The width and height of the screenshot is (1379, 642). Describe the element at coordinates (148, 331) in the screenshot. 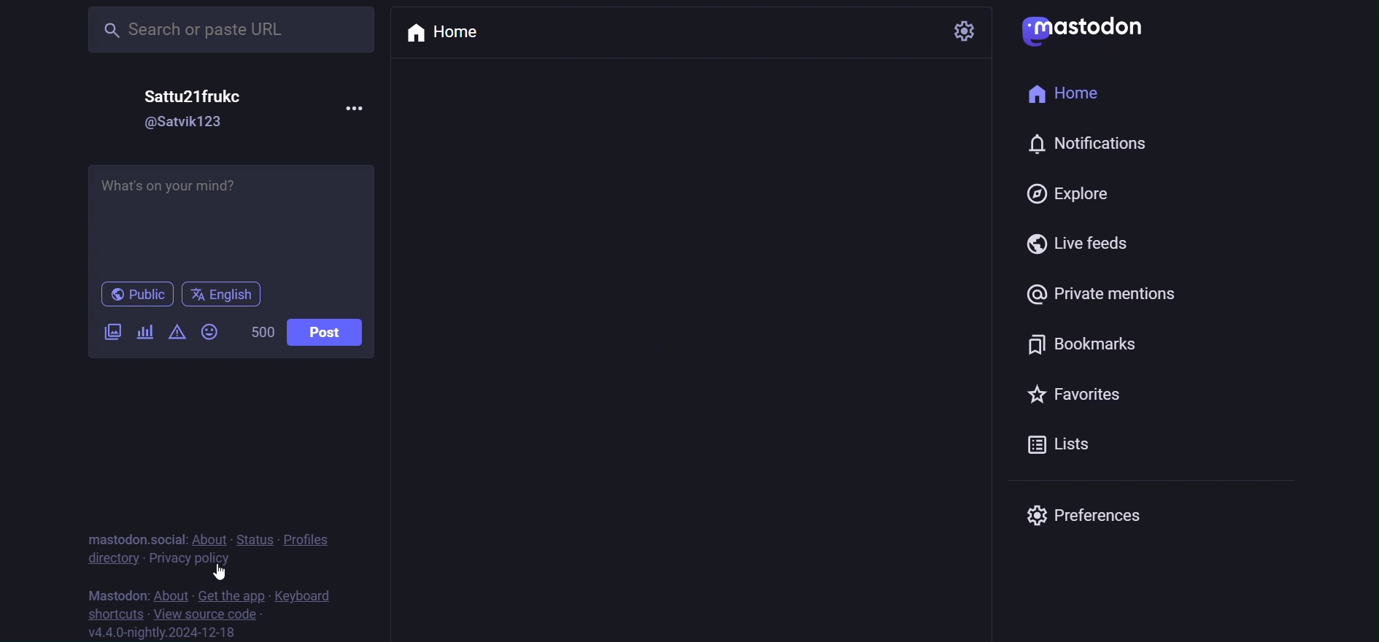

I see `poll` at that location.